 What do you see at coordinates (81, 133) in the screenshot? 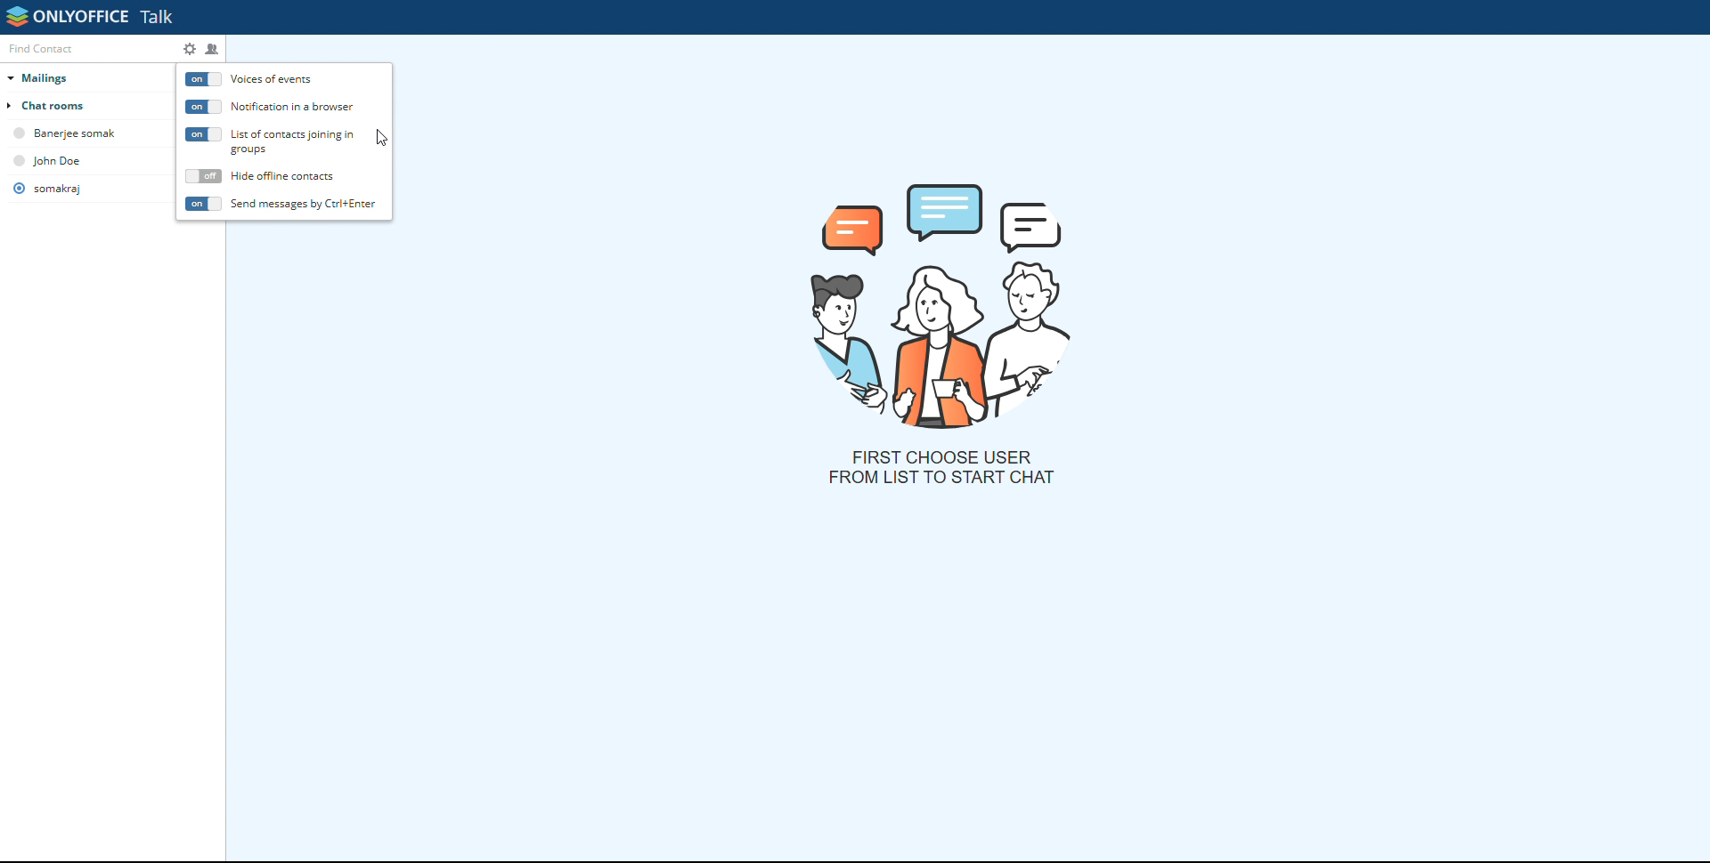
I see `banerjee somak` at bounding box center [81, 133].